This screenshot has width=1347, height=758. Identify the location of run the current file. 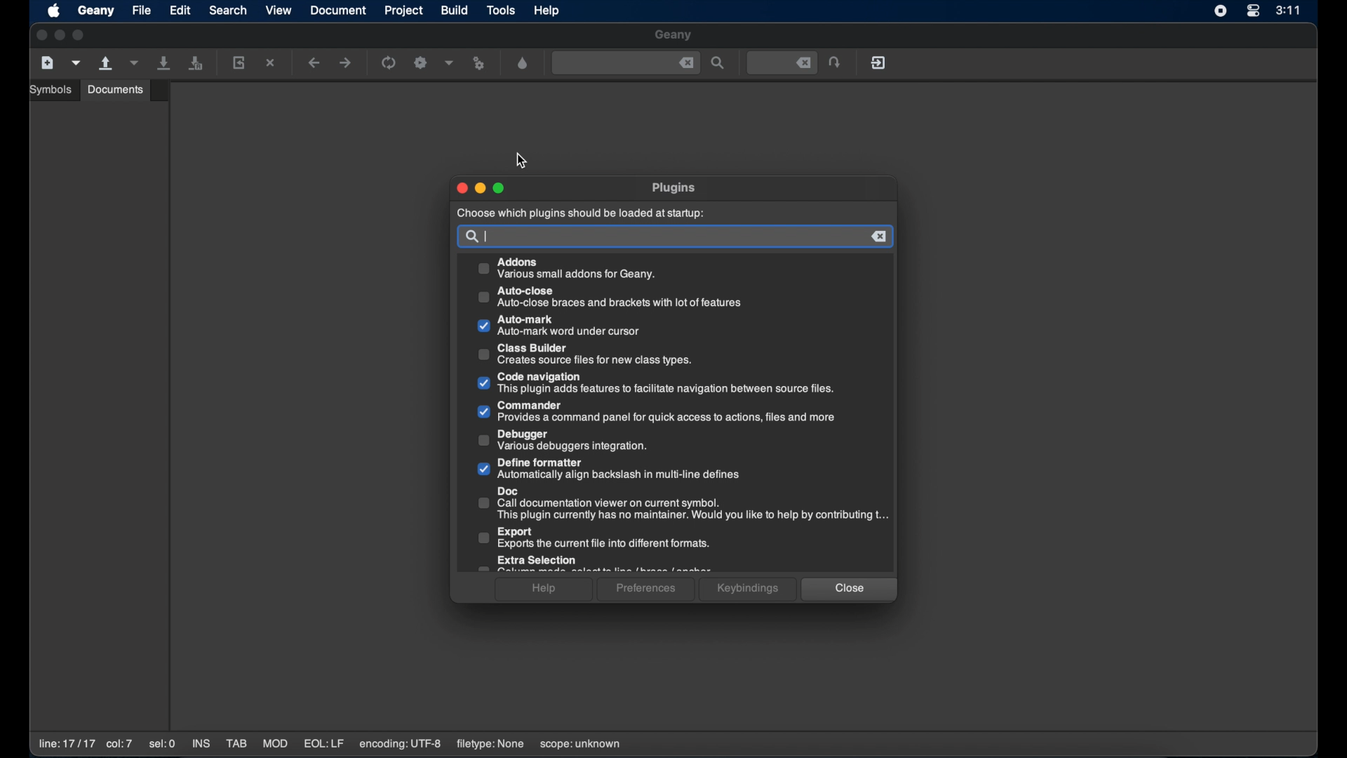
(389, 63).